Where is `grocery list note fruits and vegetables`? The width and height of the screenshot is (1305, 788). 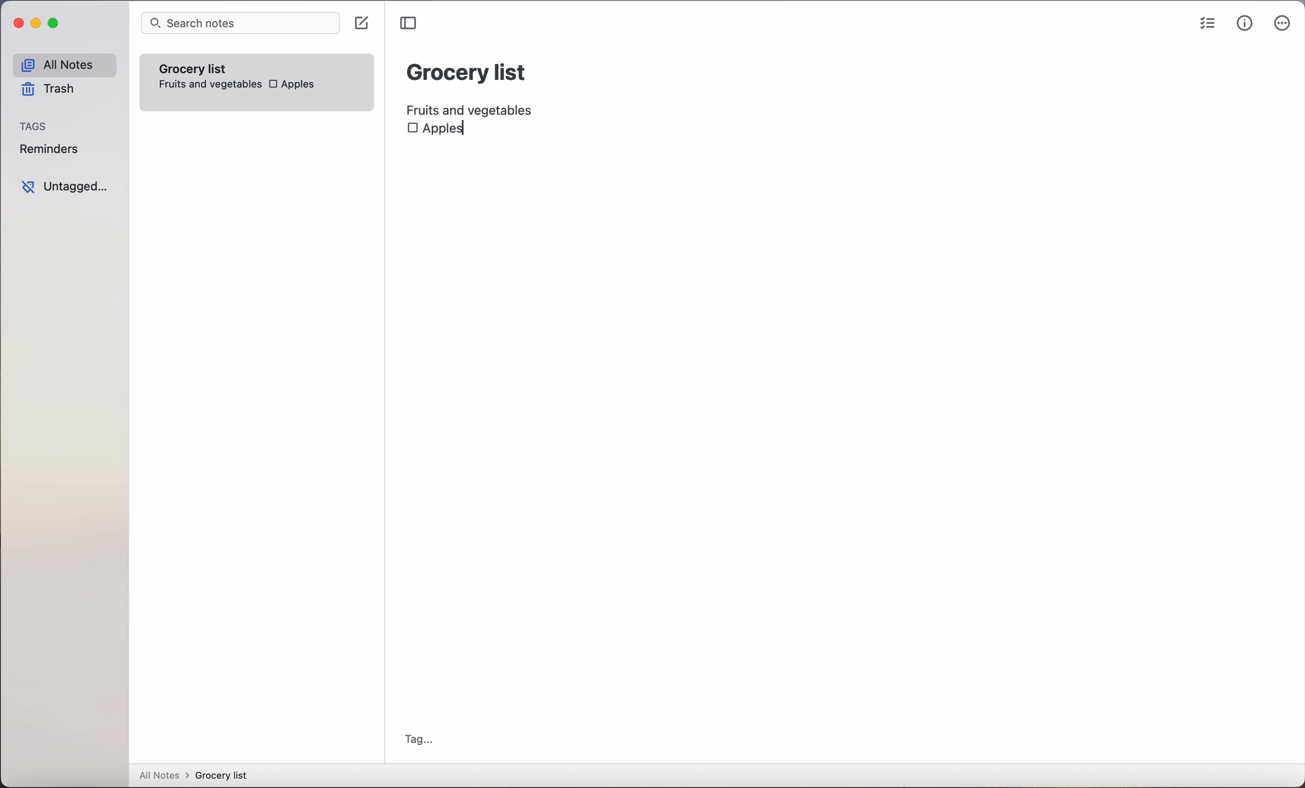
grocery list note fruits and vegetables is located at coordinates (207, 74).